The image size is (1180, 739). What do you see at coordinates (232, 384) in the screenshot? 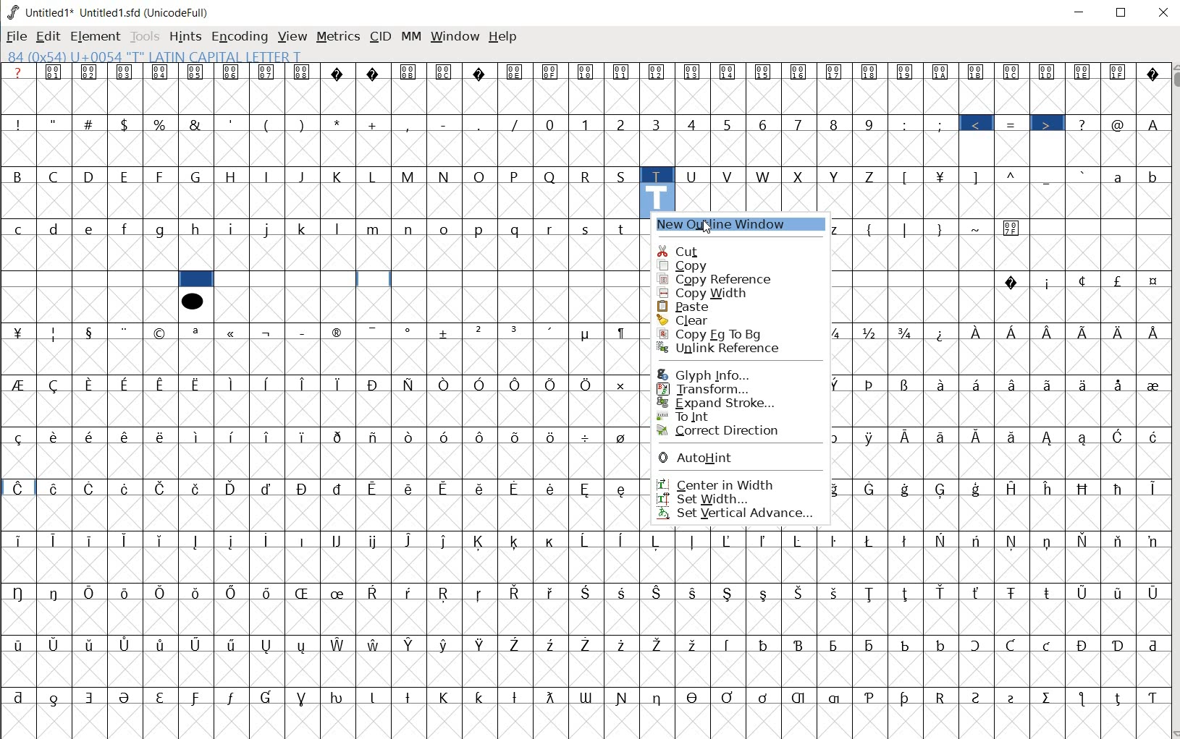
I see `Symbol` at bounding box center [232, 384].